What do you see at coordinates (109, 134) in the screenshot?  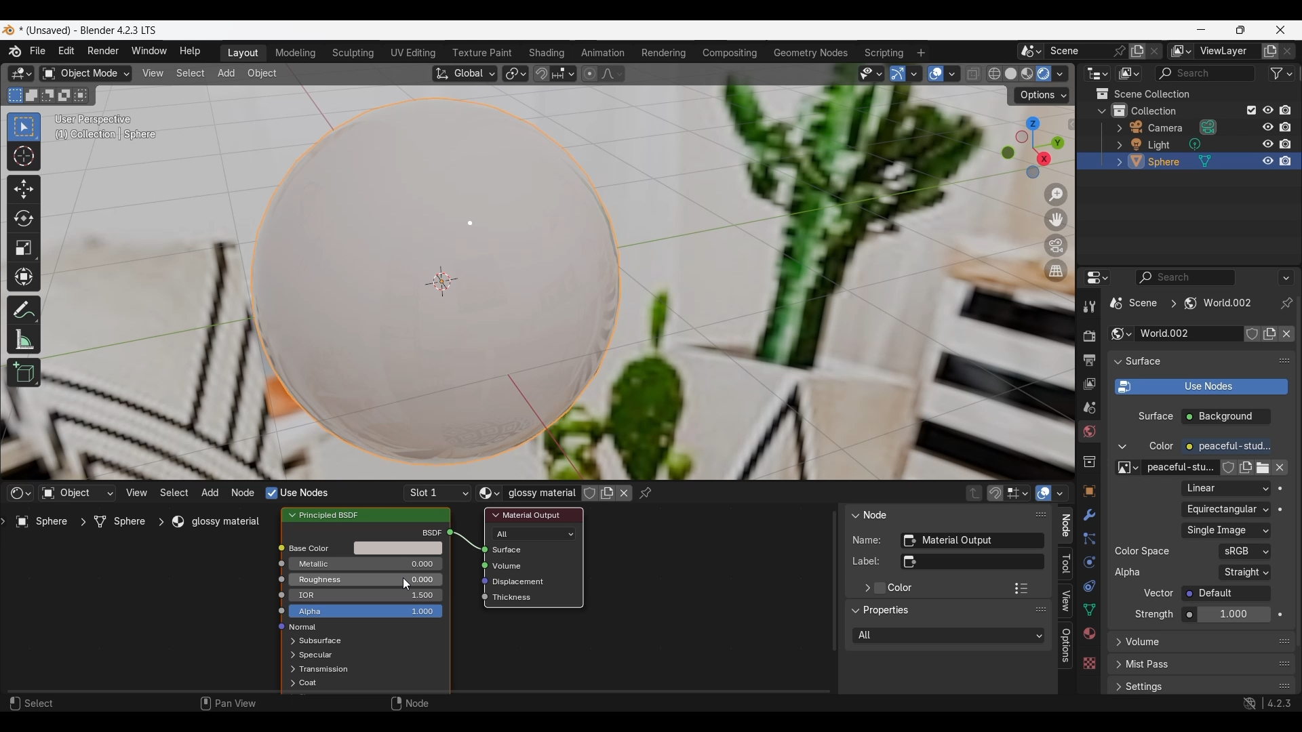 I see `(1) Collection | Sphere` at bounding box center [109, 134].